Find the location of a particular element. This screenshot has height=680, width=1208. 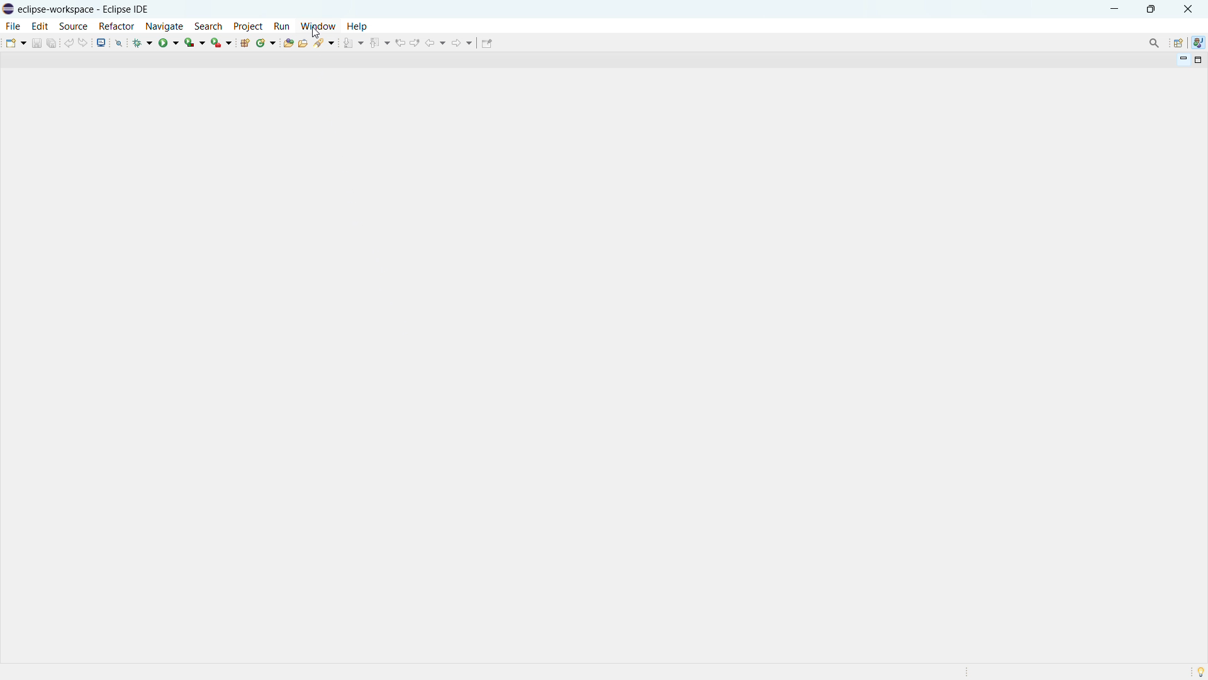

maximize view is located at coordinates (1197, 60).